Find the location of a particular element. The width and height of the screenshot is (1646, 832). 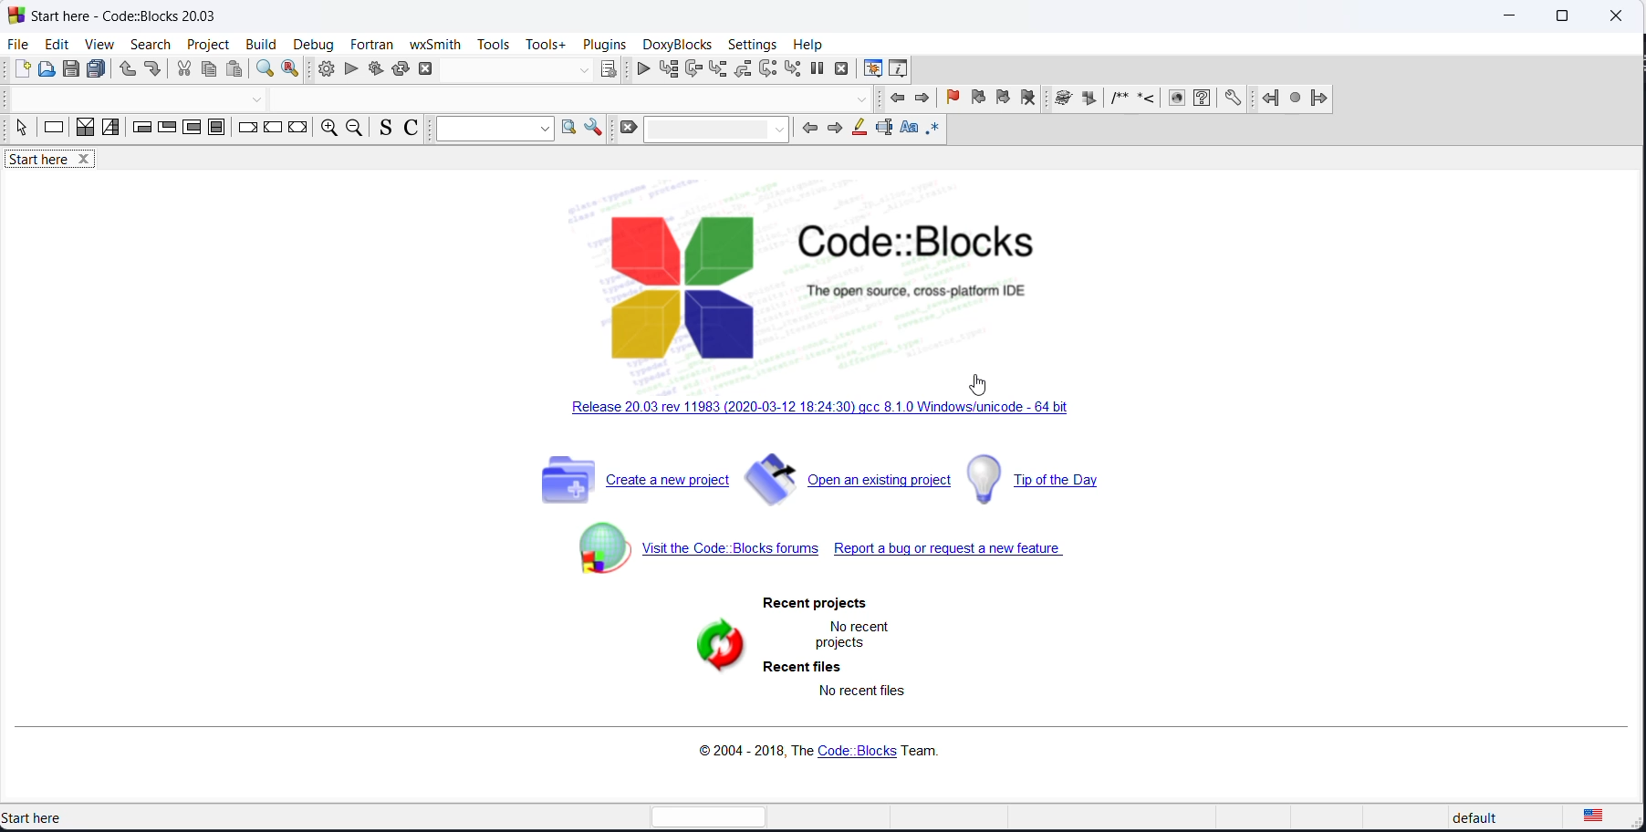

open is located at coordinates (47, 70).